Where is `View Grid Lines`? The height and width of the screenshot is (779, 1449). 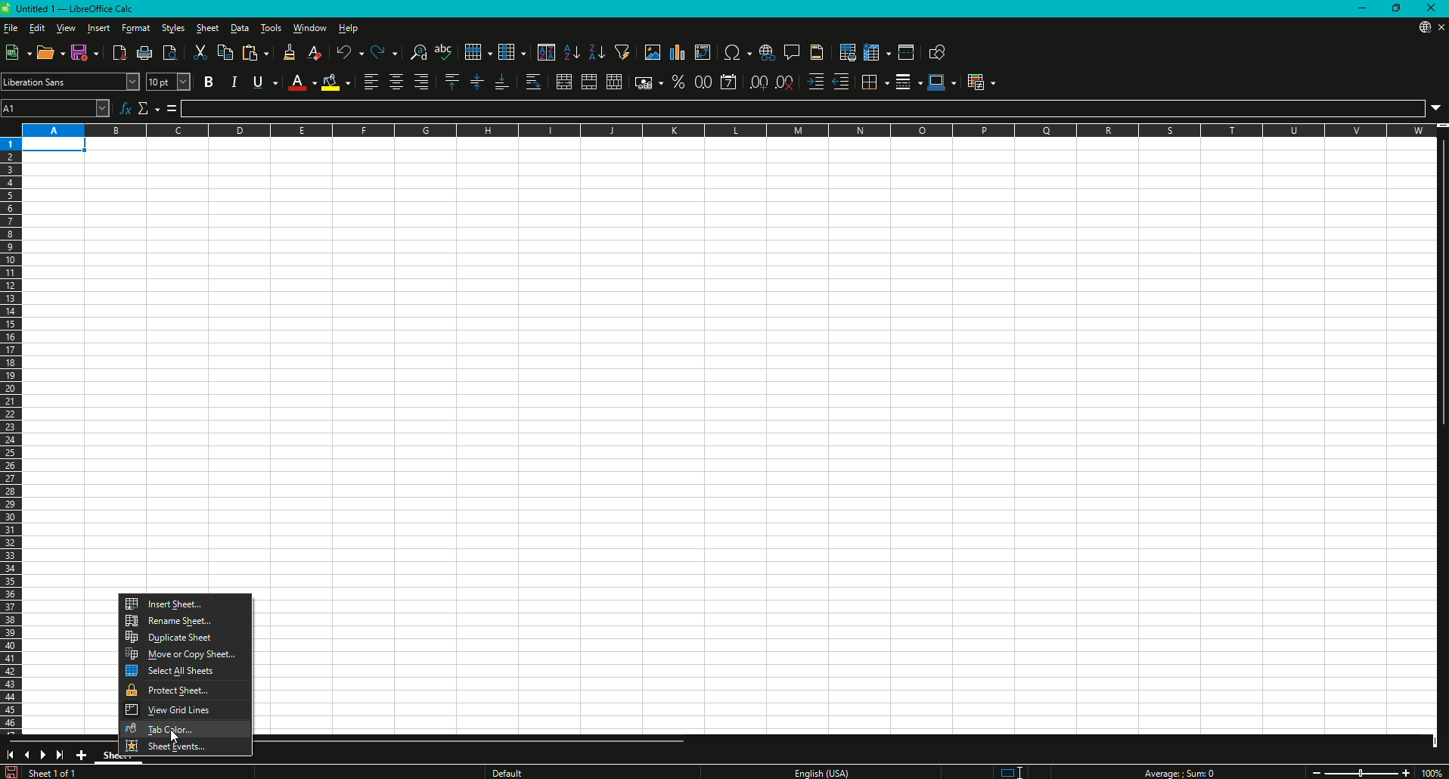 View Grid Lines is located at coordinates (184, 709).